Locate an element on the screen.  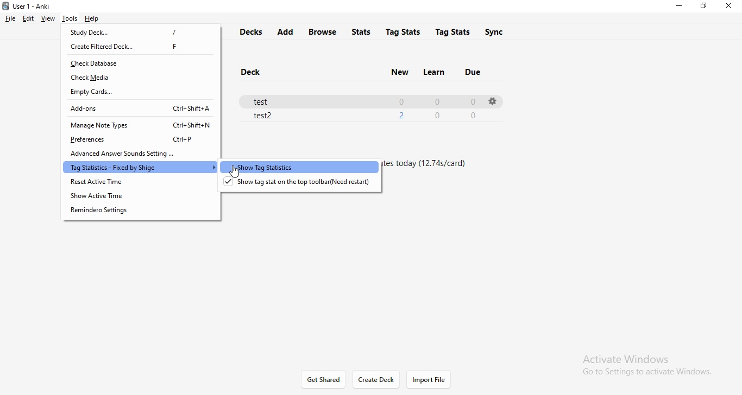
help is located at coordinates (93, 19).